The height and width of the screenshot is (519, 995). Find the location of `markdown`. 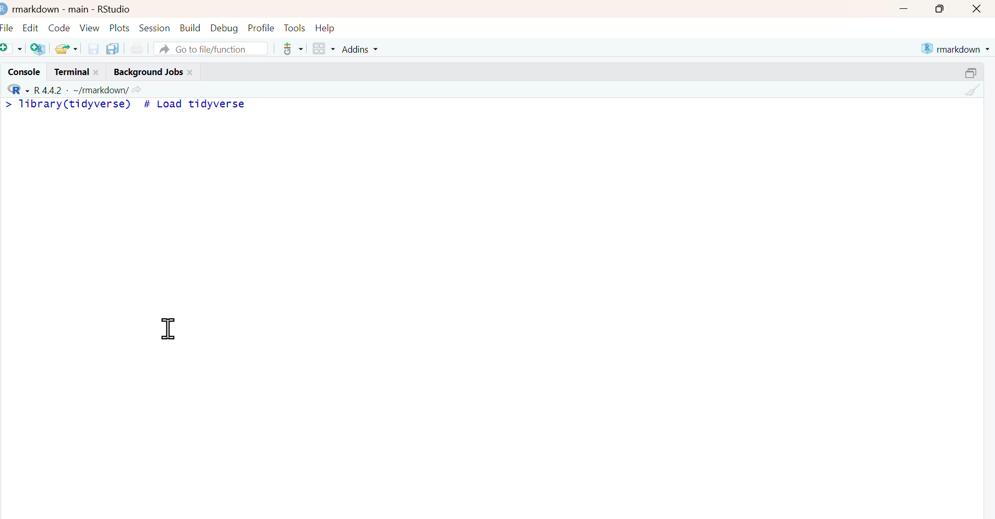

markdown is located at coordinates (957, 47).